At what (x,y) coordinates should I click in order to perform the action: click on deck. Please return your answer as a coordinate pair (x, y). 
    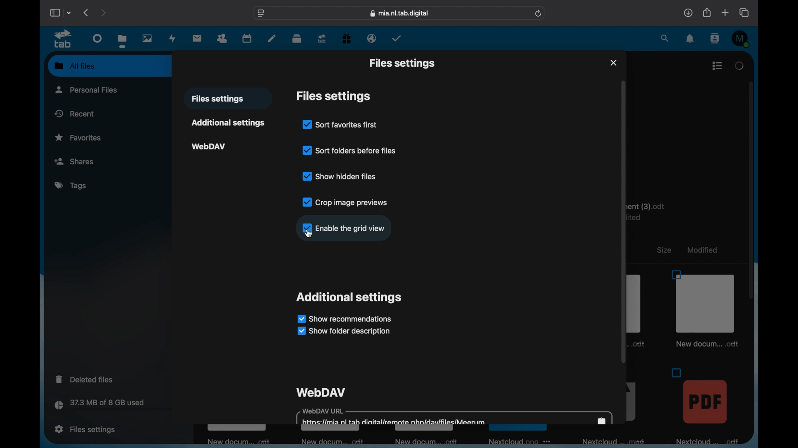
    Looking at the image, I should click on (297, 38).